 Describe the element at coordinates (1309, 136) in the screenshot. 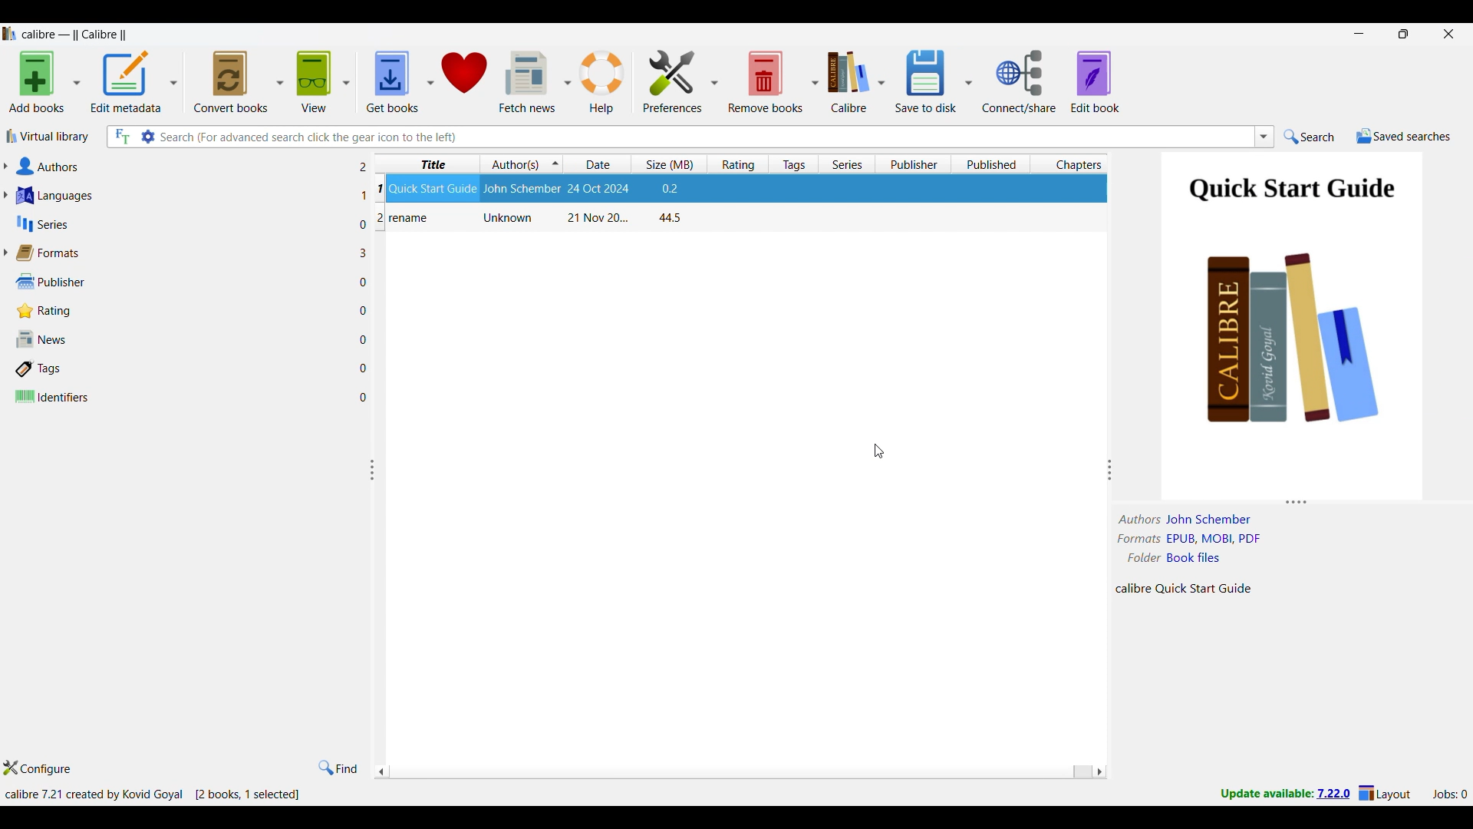

I see `Search` at that location.